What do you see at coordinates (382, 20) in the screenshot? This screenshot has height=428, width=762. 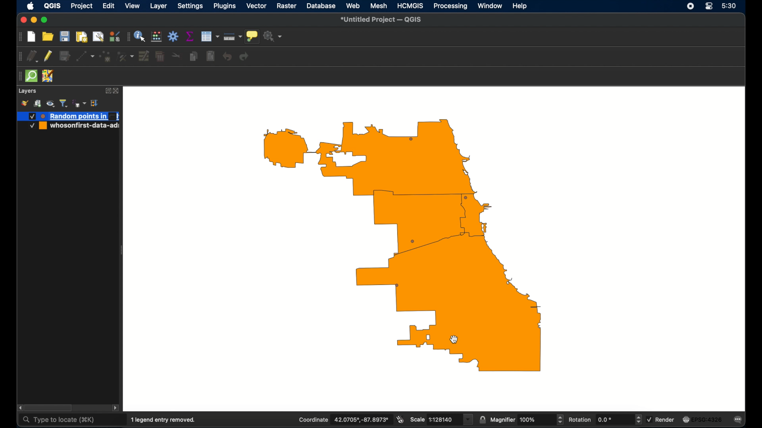 I see `untitled project` at bounding box center [382, 20].